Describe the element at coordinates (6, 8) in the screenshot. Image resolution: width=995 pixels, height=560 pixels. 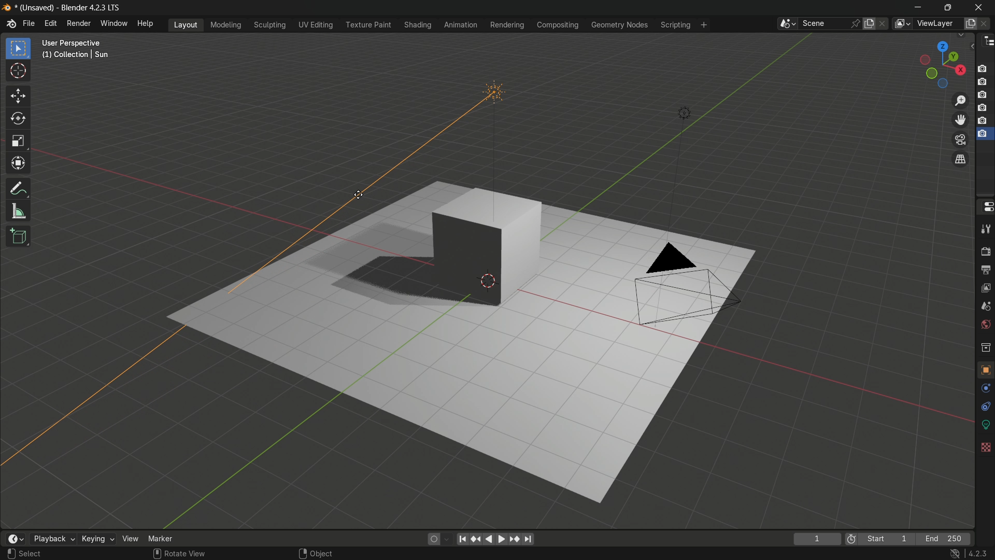
I see `logo` at that location.